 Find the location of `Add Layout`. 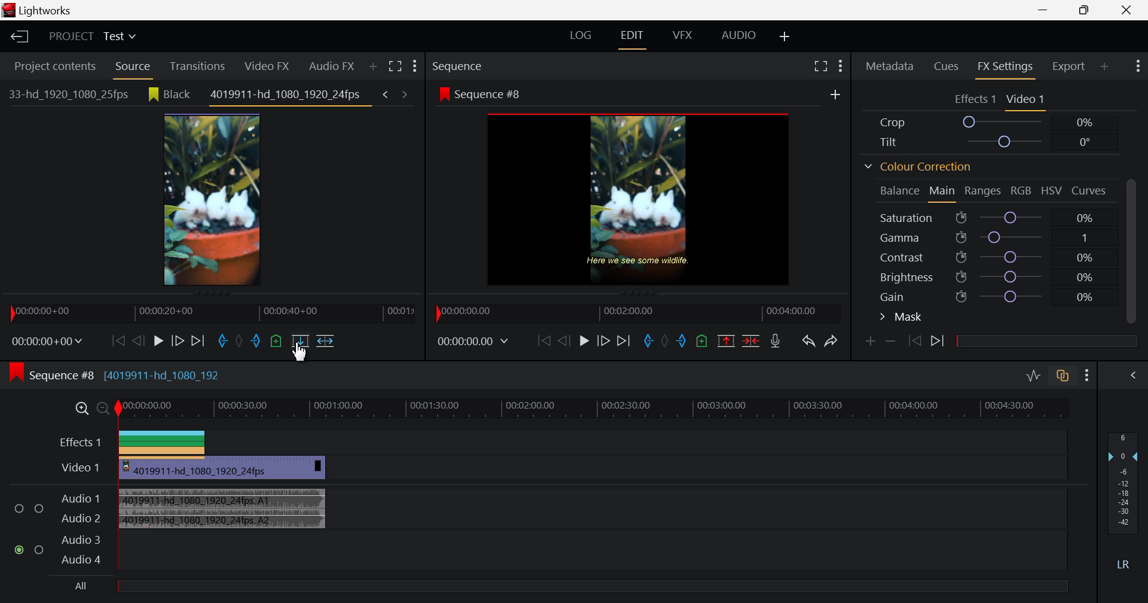

Add Layout is located at coordinates (785, 35).